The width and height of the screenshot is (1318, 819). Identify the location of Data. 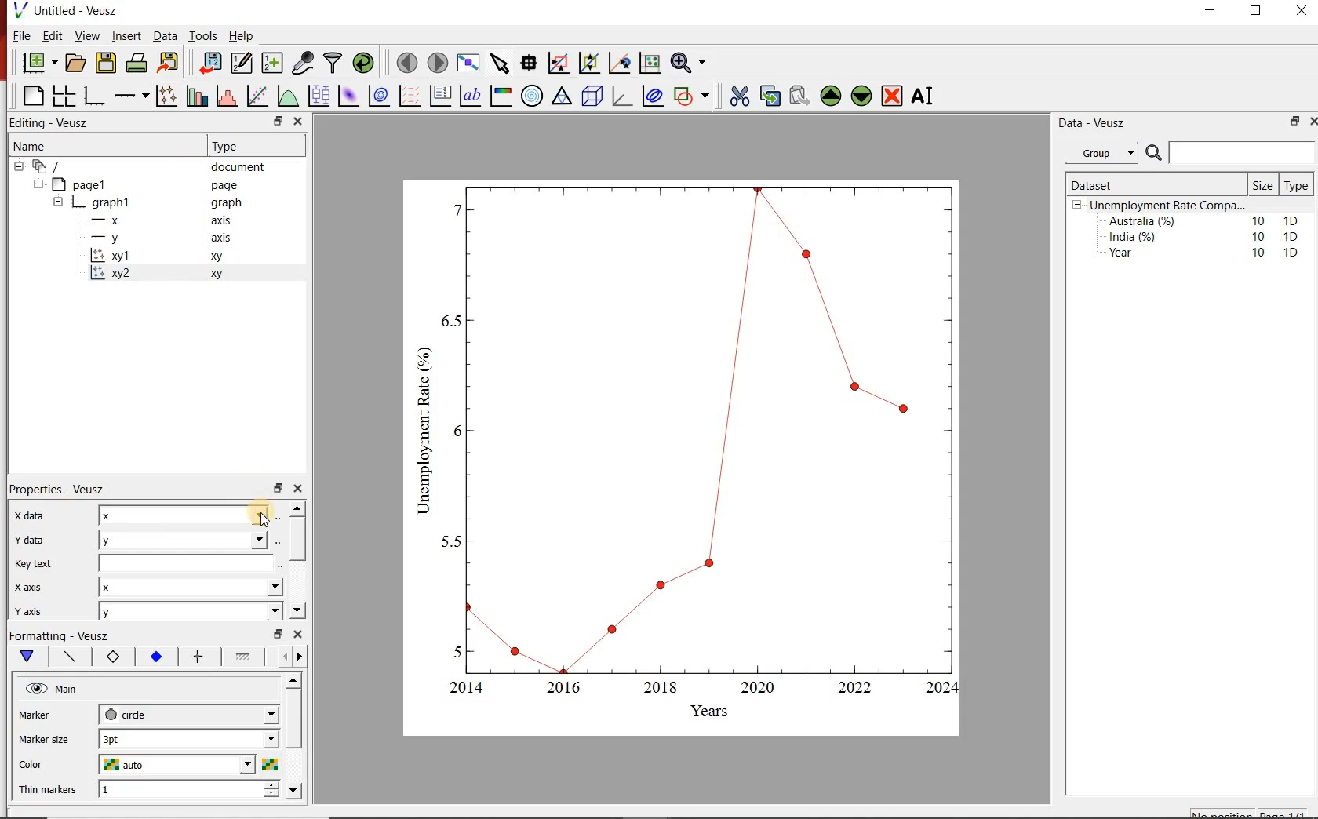
(166, 36).